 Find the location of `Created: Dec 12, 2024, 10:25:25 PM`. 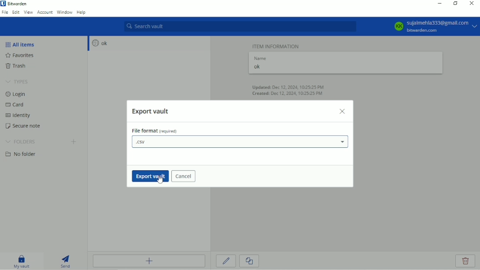

Created: Dec 12, 2024, 10:25:25 PM is located at coordinates (287, 94).